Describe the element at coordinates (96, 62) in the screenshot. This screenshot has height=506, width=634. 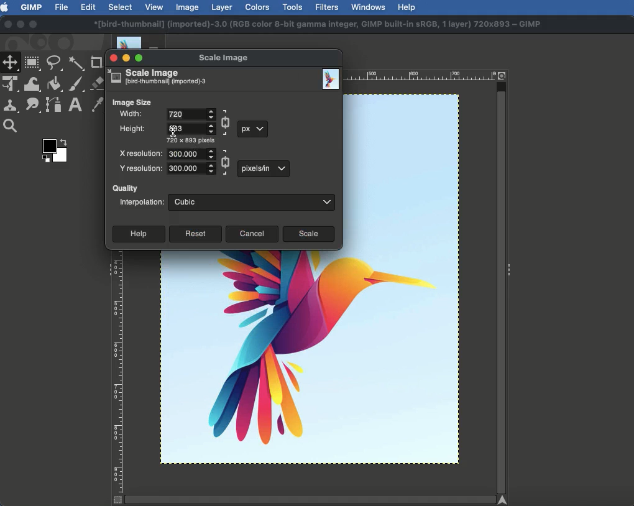
I see `Crop` at that location.